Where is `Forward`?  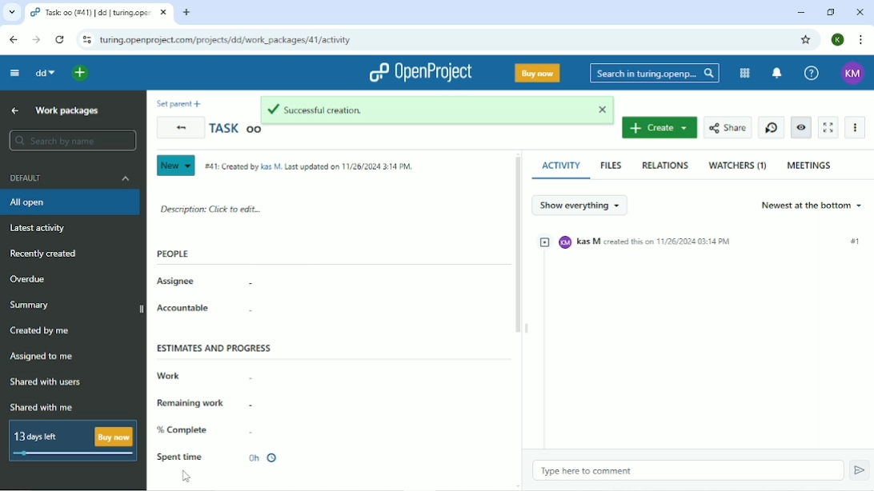 Forward is located at coordinates (36, 39).